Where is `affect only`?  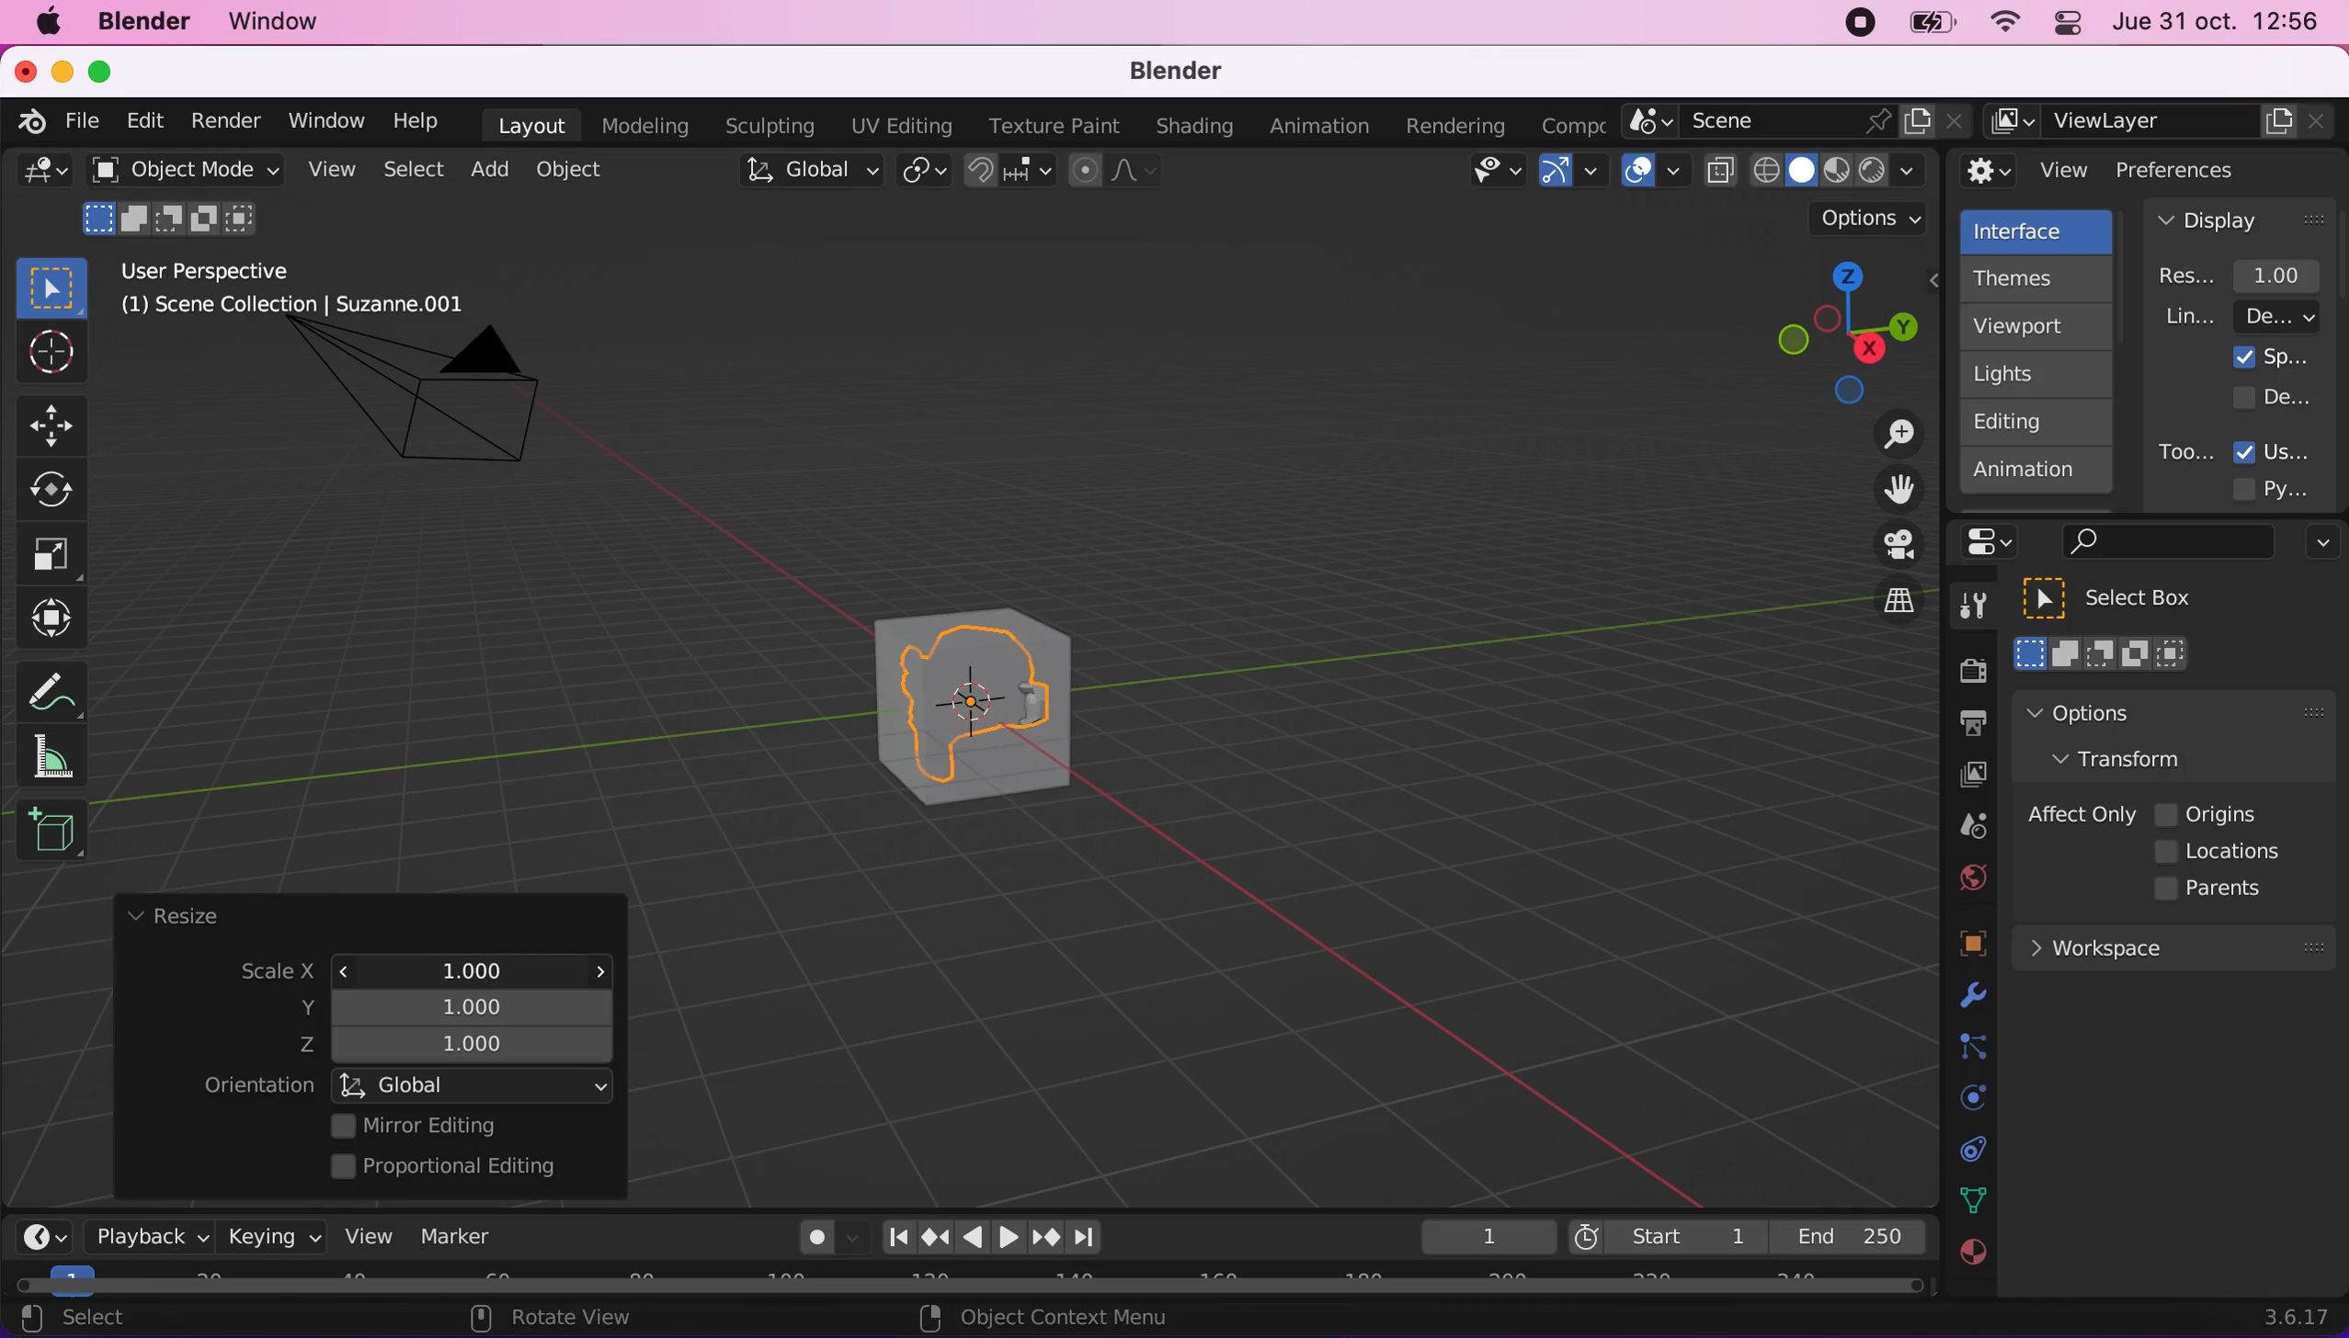
affect only is located at coordinates (2078, 814).